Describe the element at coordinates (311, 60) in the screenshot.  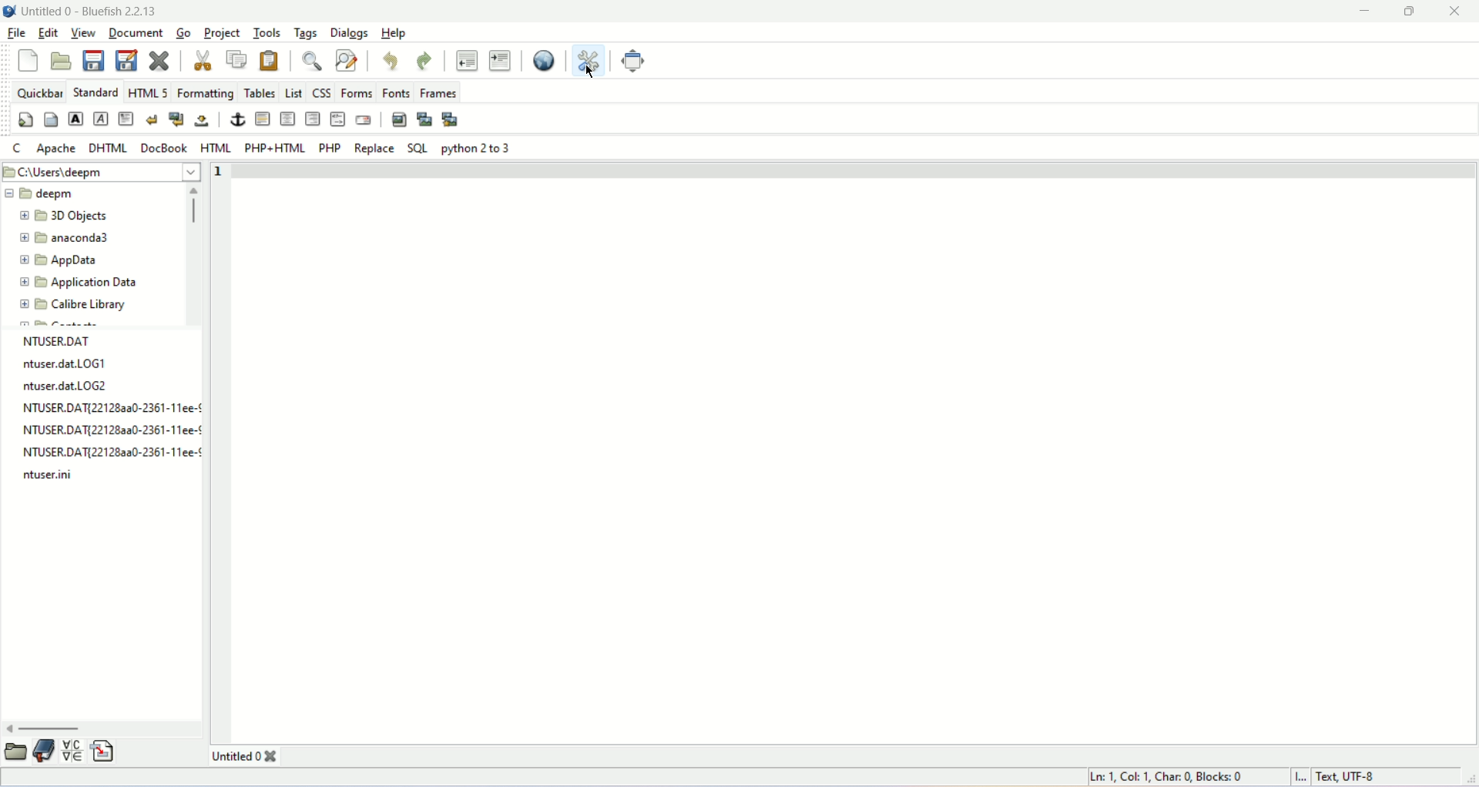
I see `show find bar` at that location.